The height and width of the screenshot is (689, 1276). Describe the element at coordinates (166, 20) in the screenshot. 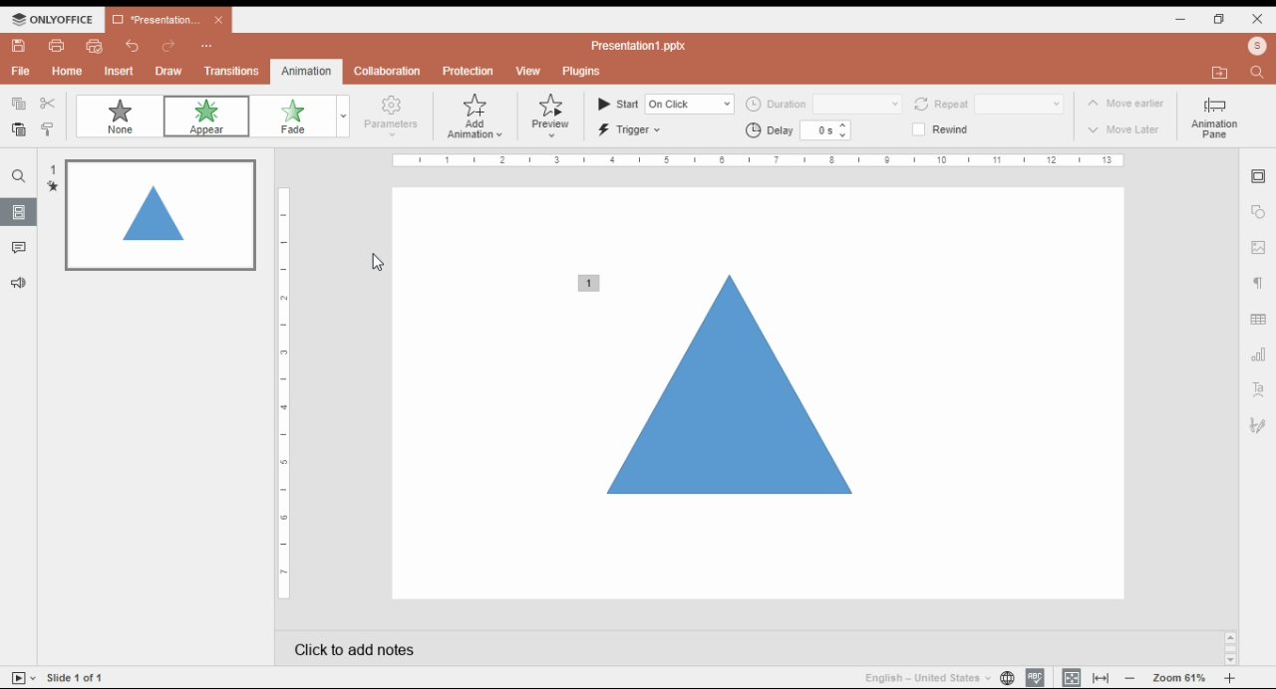

I see `presentation 1` at that location.